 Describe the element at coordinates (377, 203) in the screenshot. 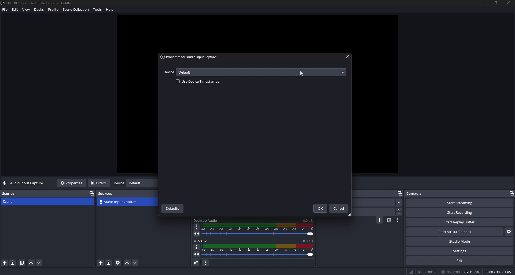

I see `fade` at that location.